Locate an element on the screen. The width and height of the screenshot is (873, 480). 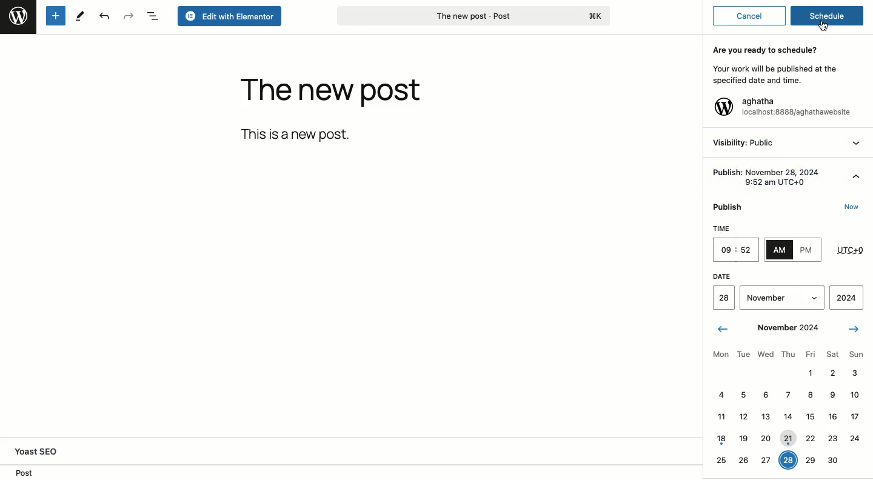
Now is located at coordinates (854, 207).